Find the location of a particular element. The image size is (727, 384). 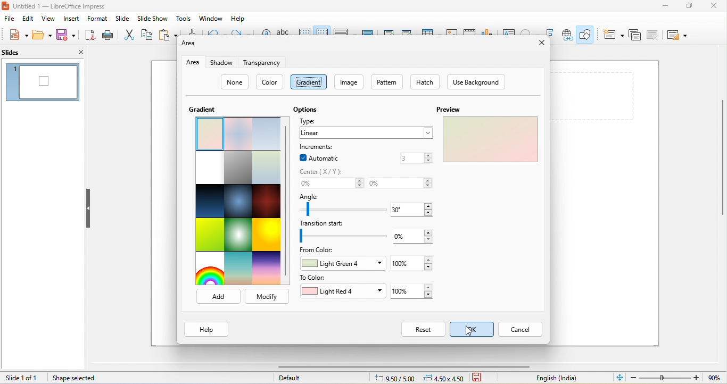

vertical scroll is located at coordinates (716, 166).